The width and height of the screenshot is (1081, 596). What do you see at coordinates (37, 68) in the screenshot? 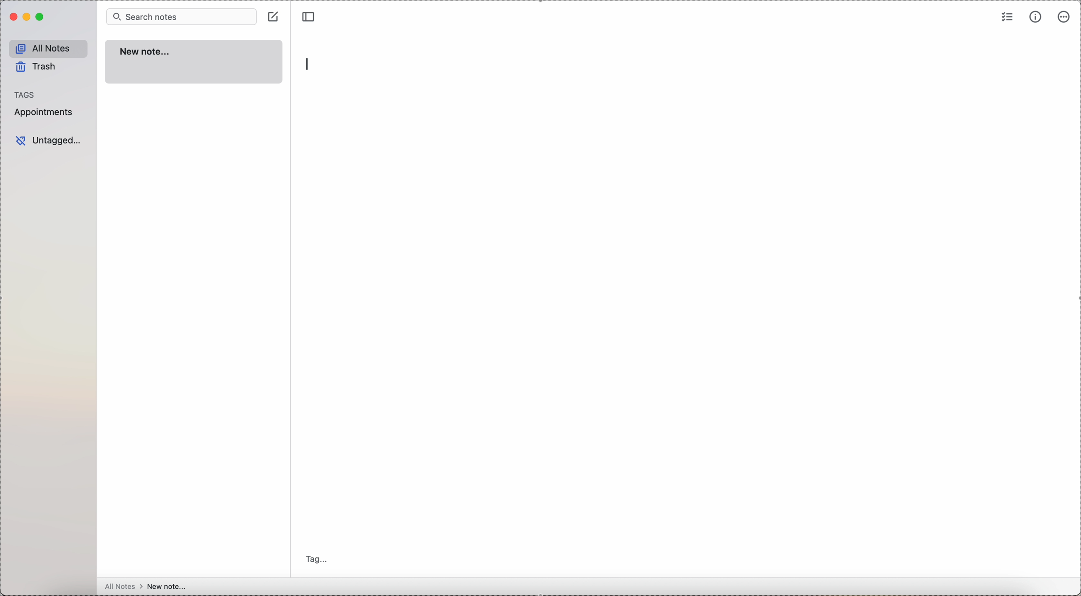
I see `trash` at bounding box center [37, 68].